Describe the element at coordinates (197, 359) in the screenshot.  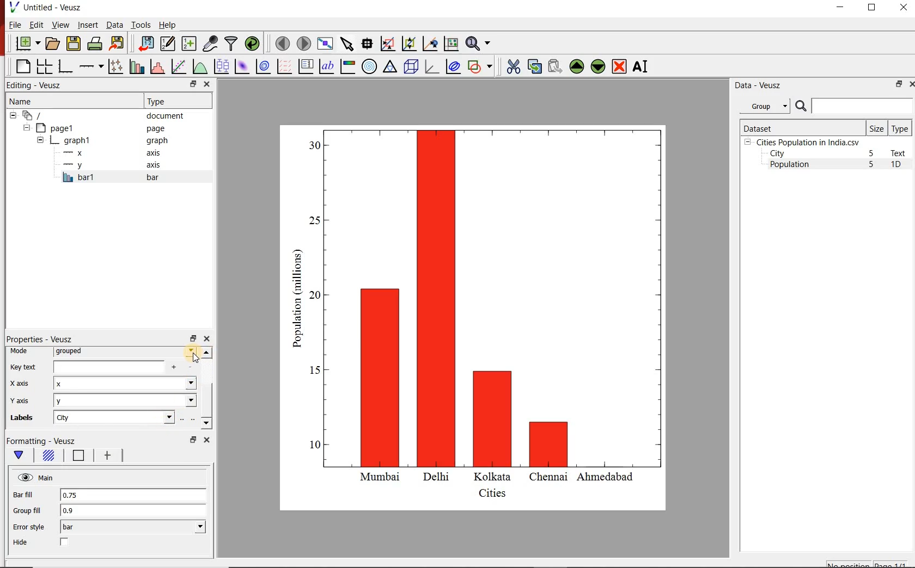
I see `cursor` at that location.